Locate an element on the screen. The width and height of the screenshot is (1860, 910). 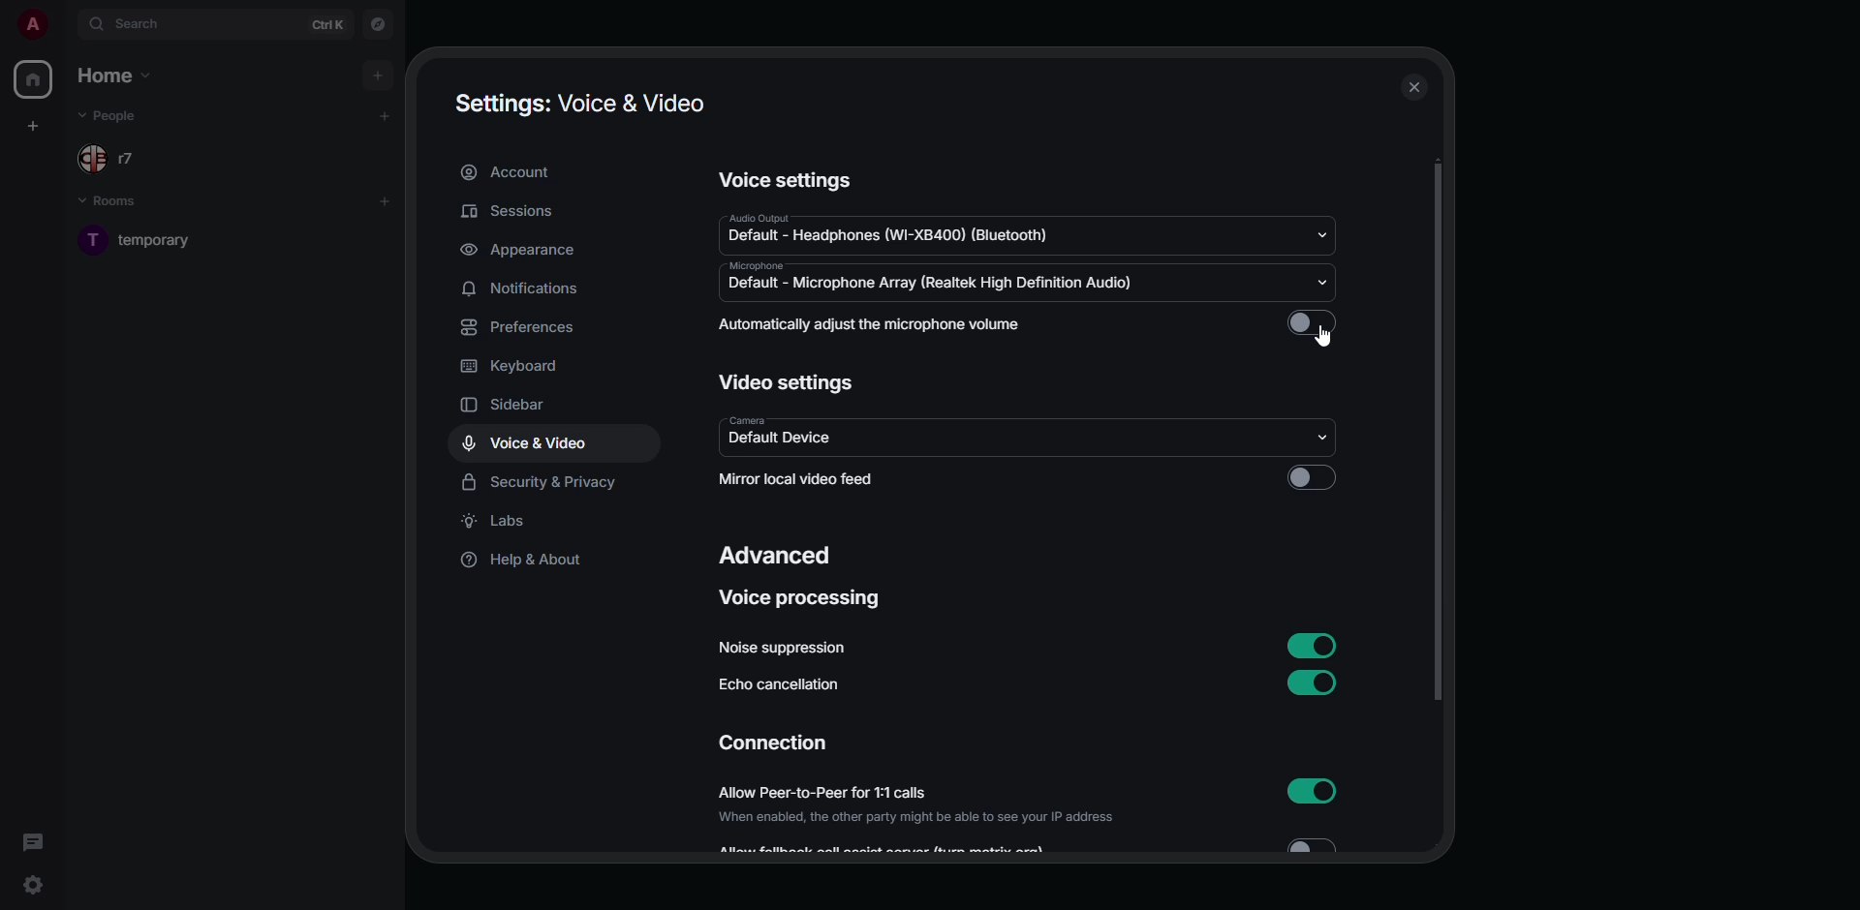
sessions is located at coordinates (510, 211).